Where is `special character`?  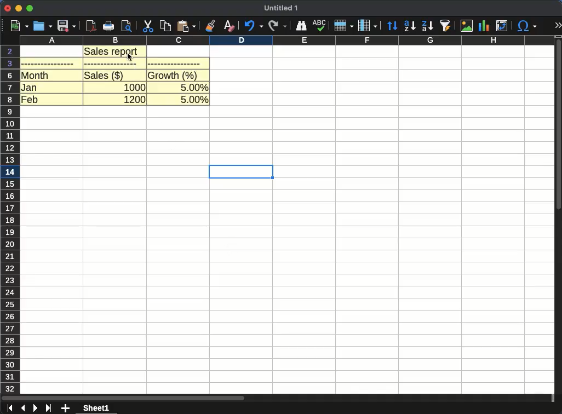 special character is located at coordinates (525, 26).